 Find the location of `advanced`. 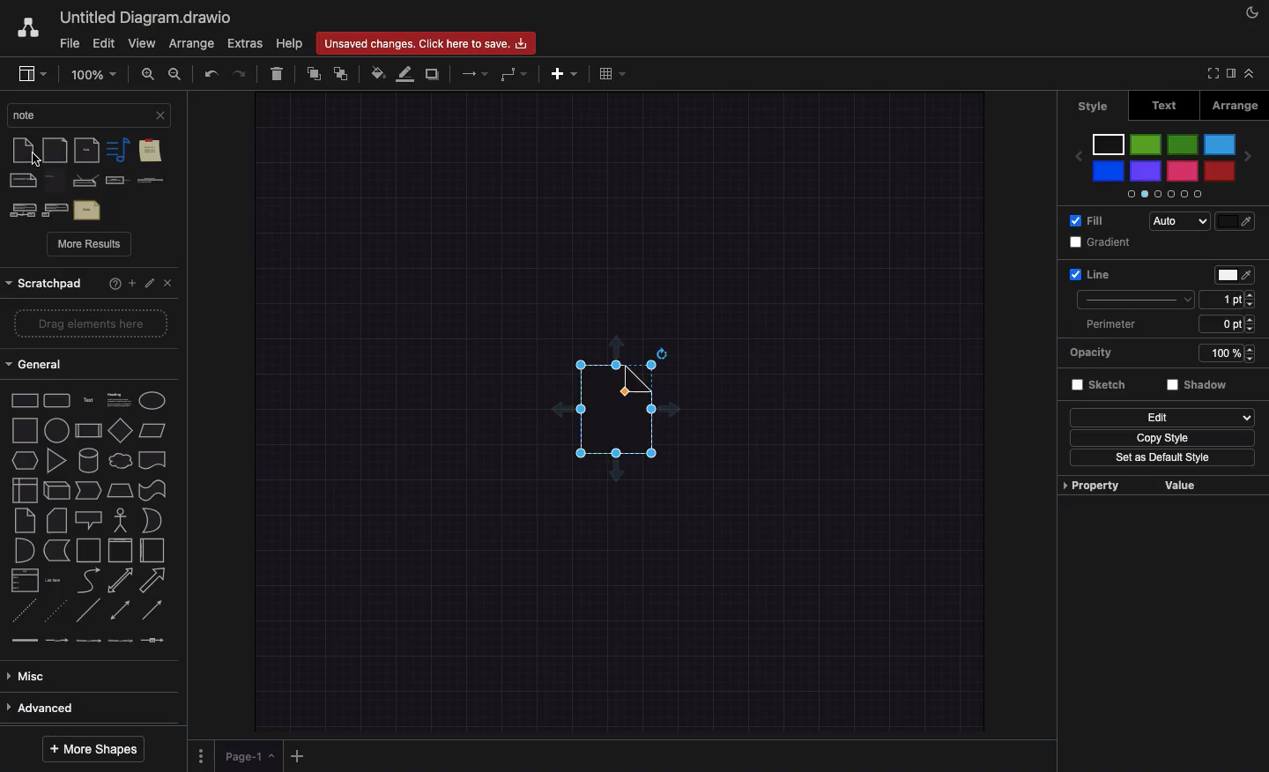

advanced is located at coordinates (82, 708).